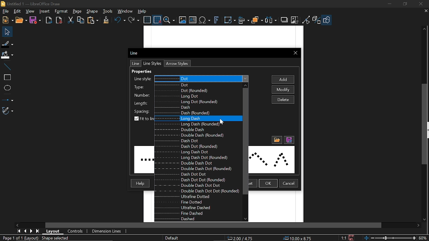 This screenshot has width=429, height=241. I want to click on Modify, so click(284, 90).